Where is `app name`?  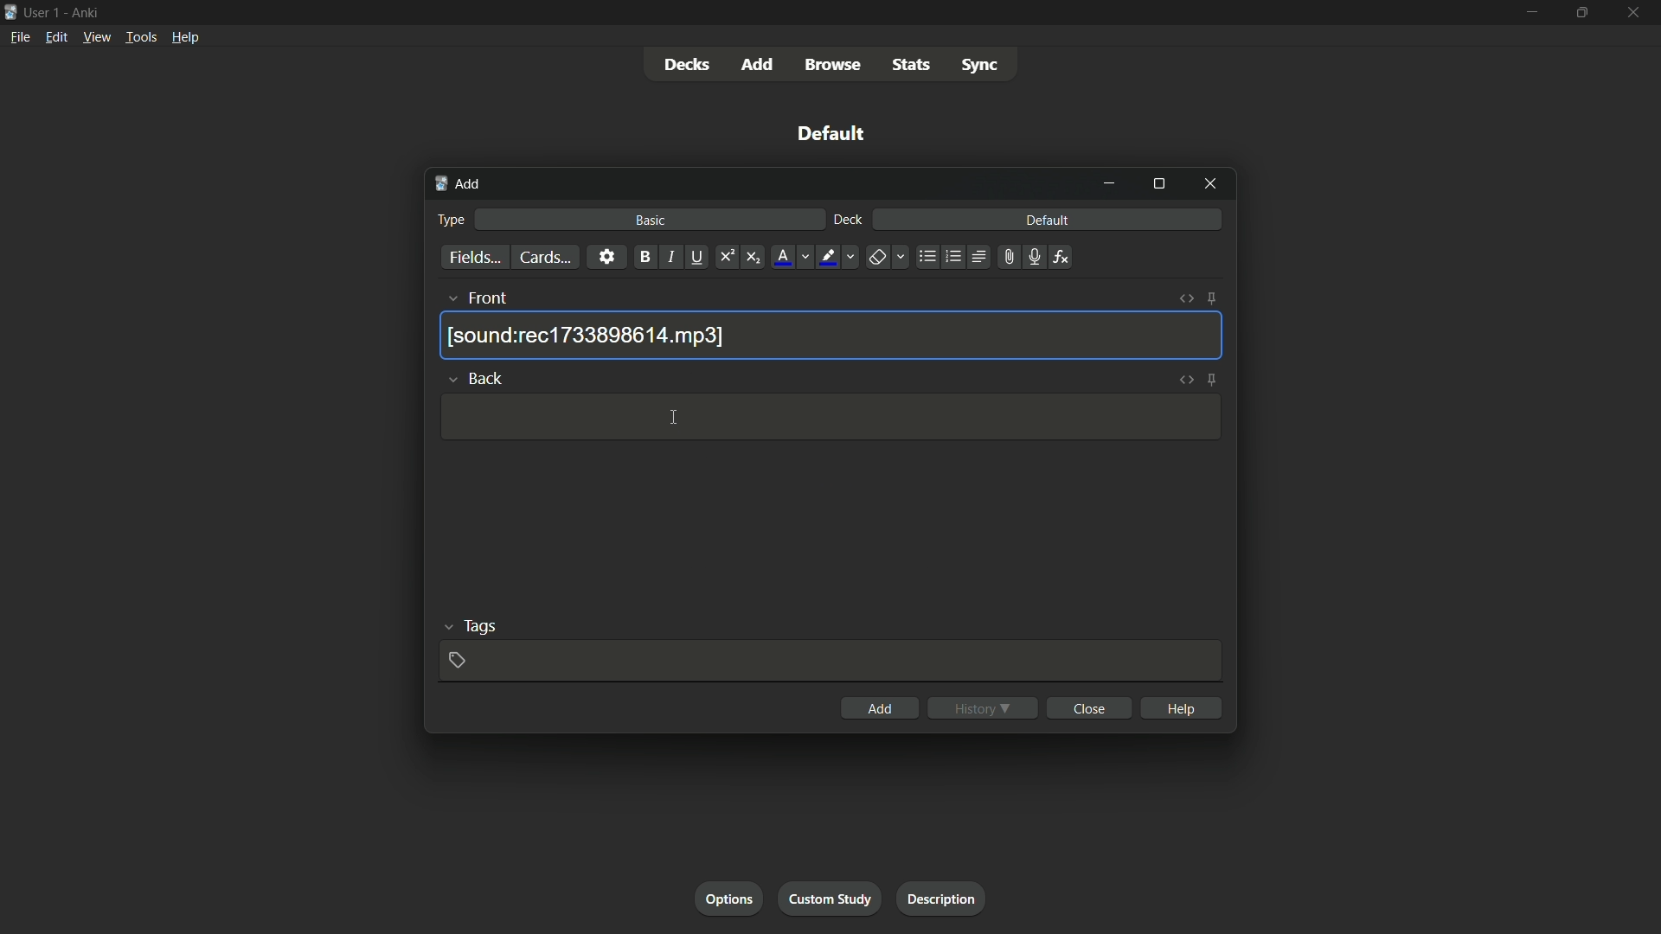
app name is located at coordinates (84, 12).